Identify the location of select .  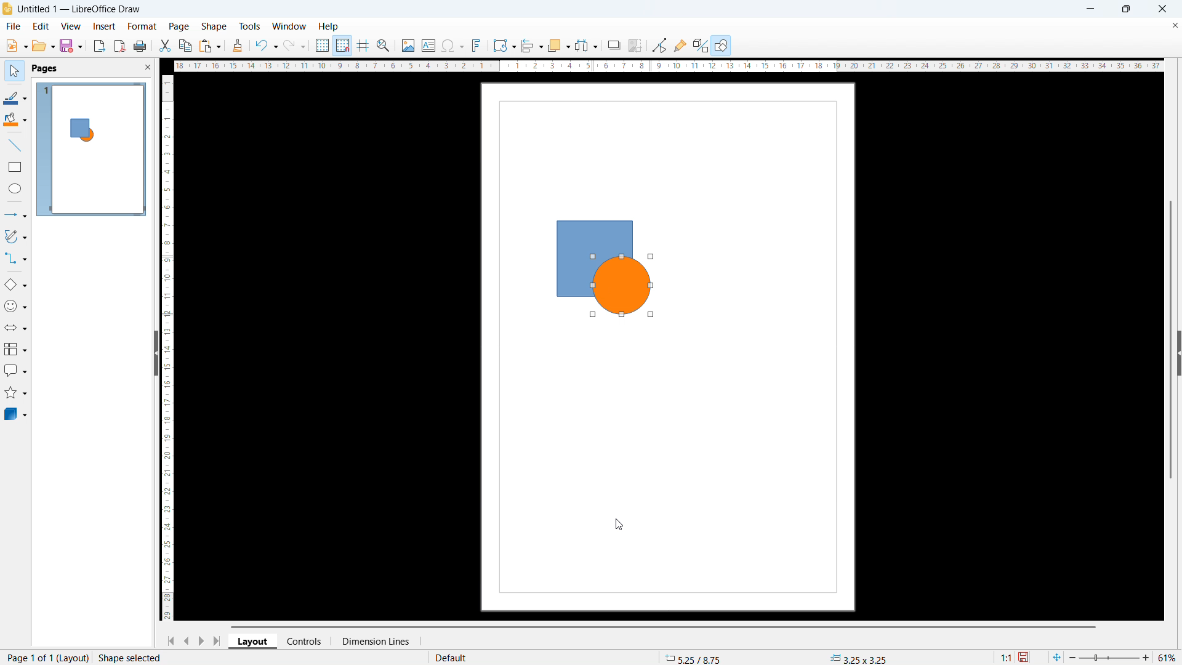
(15, 71).